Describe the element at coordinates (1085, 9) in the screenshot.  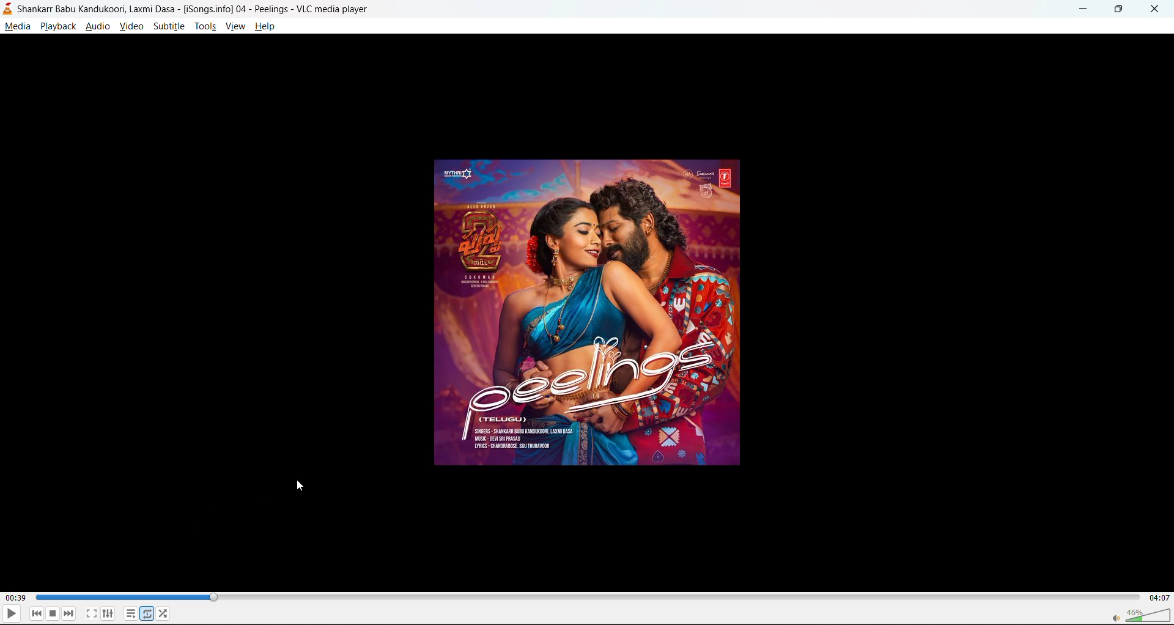
I see `minimize` at that location.